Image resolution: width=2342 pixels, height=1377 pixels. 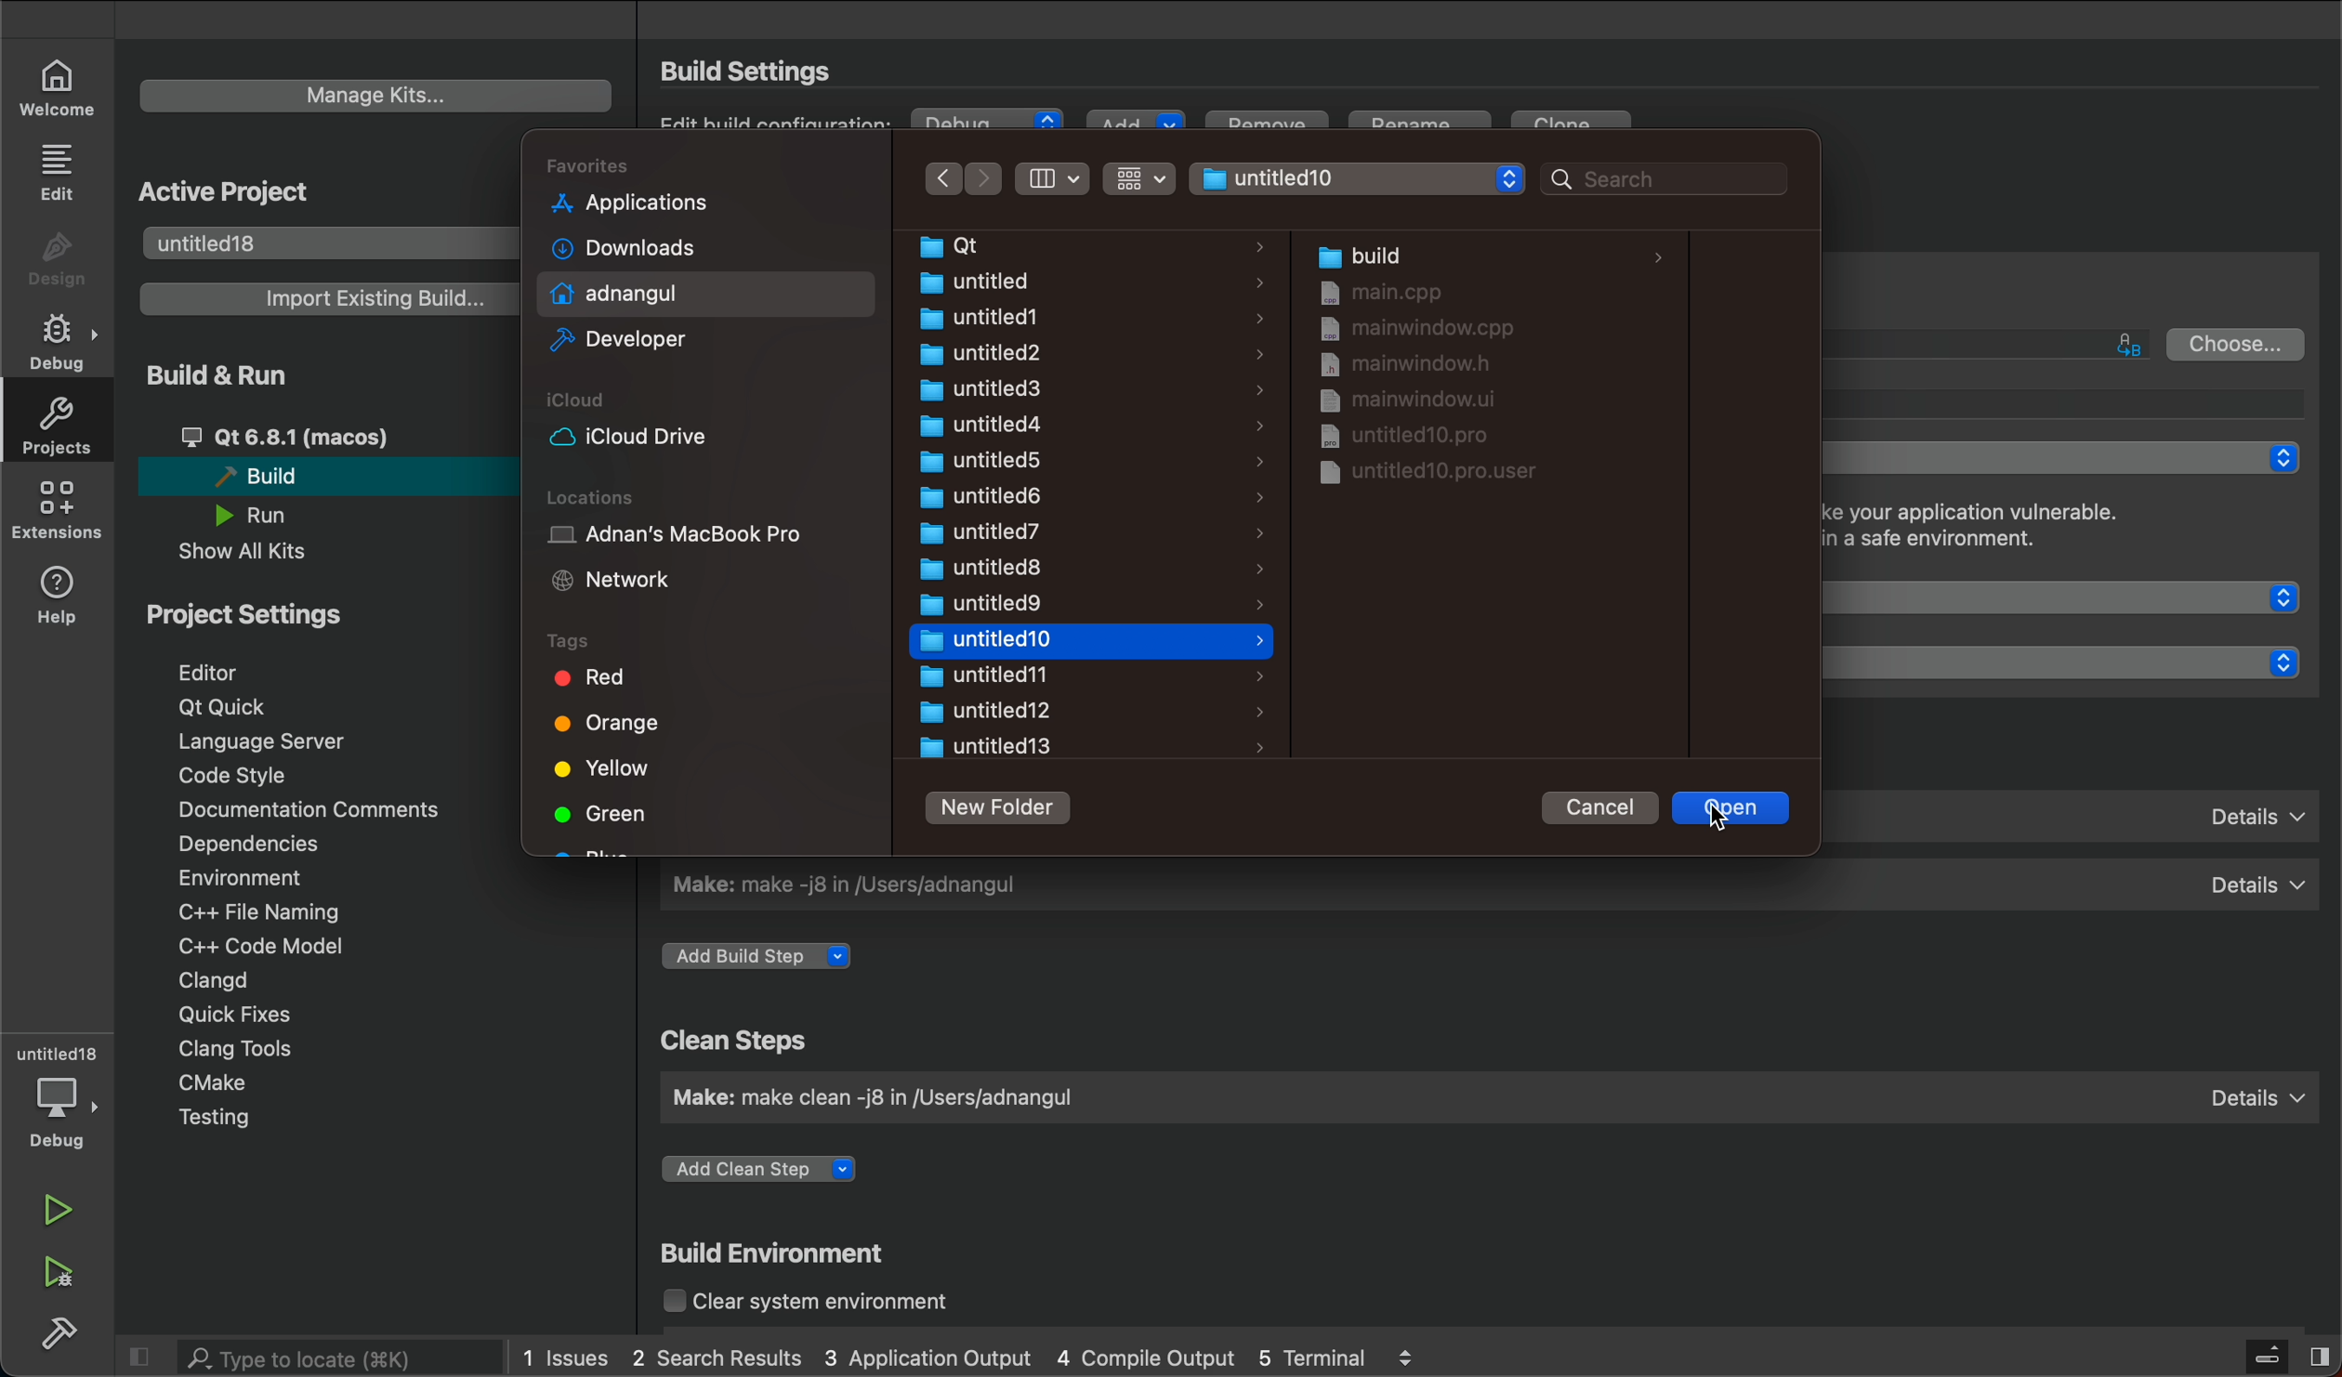 I want to click on iCloud, so click(x=578, y=398).